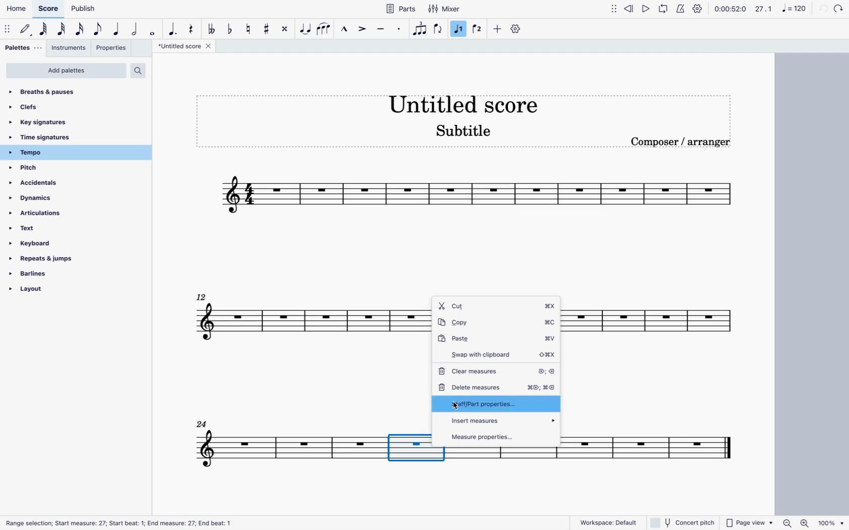 This screenshot has width=849, height=530. Describe the element at coordinates (498, 404) in the screenshot. I see `staff/part properties` at that location.